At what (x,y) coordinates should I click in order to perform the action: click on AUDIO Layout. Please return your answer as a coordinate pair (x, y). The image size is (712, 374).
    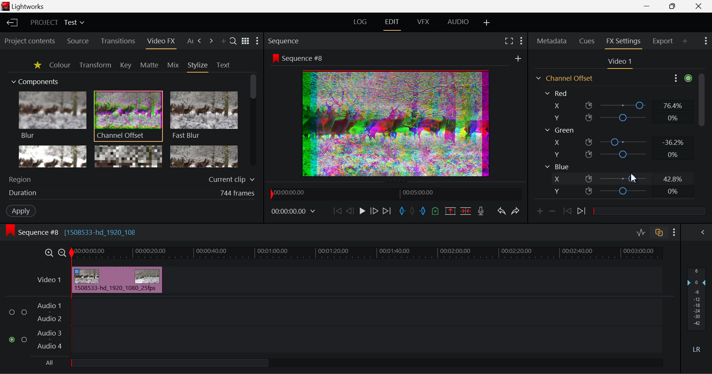
    Looking at the image, I should click on (459, 23).